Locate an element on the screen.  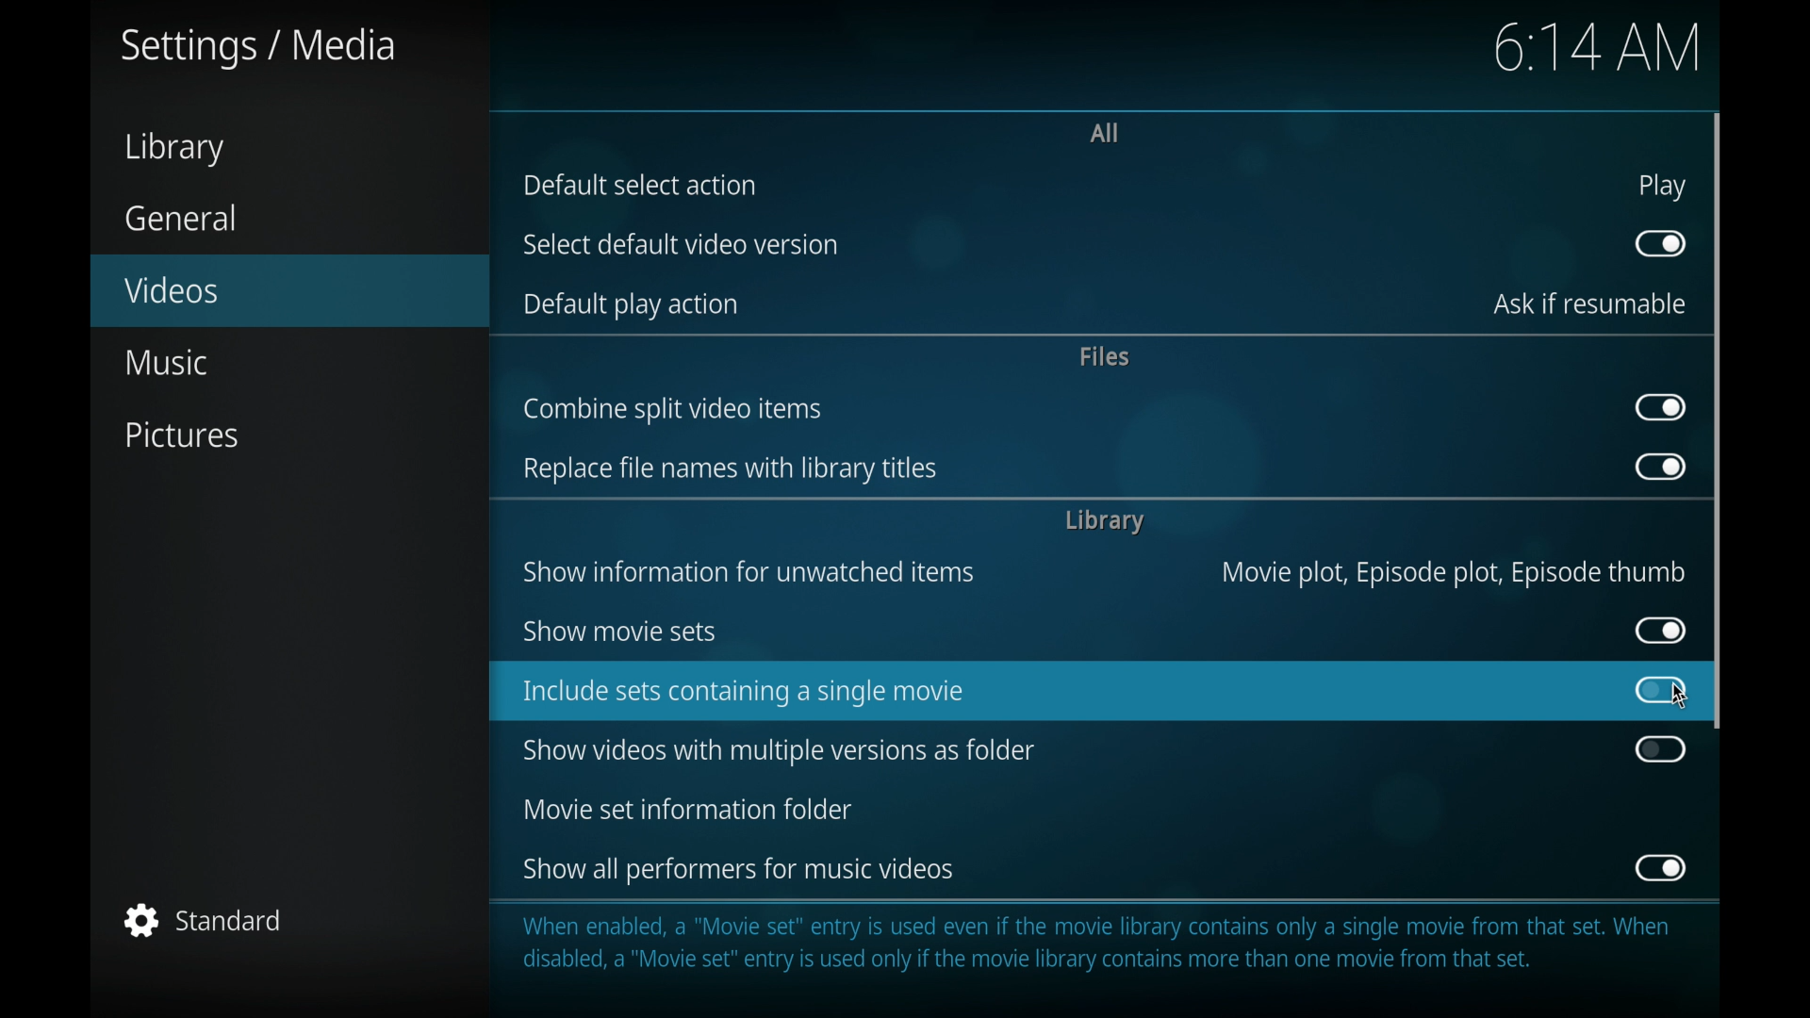
default play action is located at coordinates (633, 304).